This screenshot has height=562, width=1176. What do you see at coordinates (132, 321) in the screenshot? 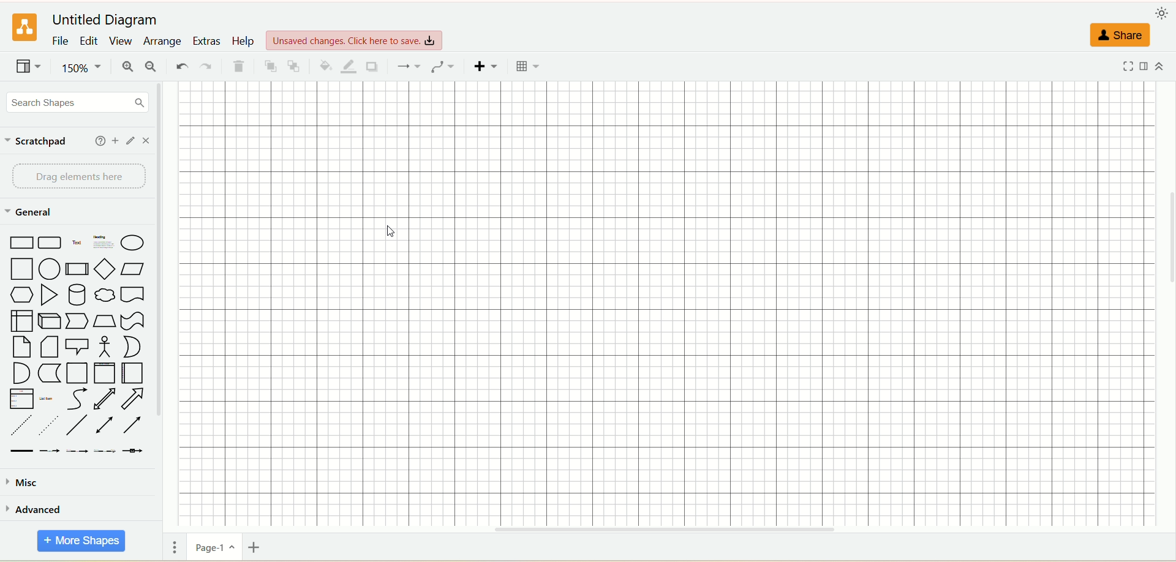
I see `tape` at bounding box center [132, 321].